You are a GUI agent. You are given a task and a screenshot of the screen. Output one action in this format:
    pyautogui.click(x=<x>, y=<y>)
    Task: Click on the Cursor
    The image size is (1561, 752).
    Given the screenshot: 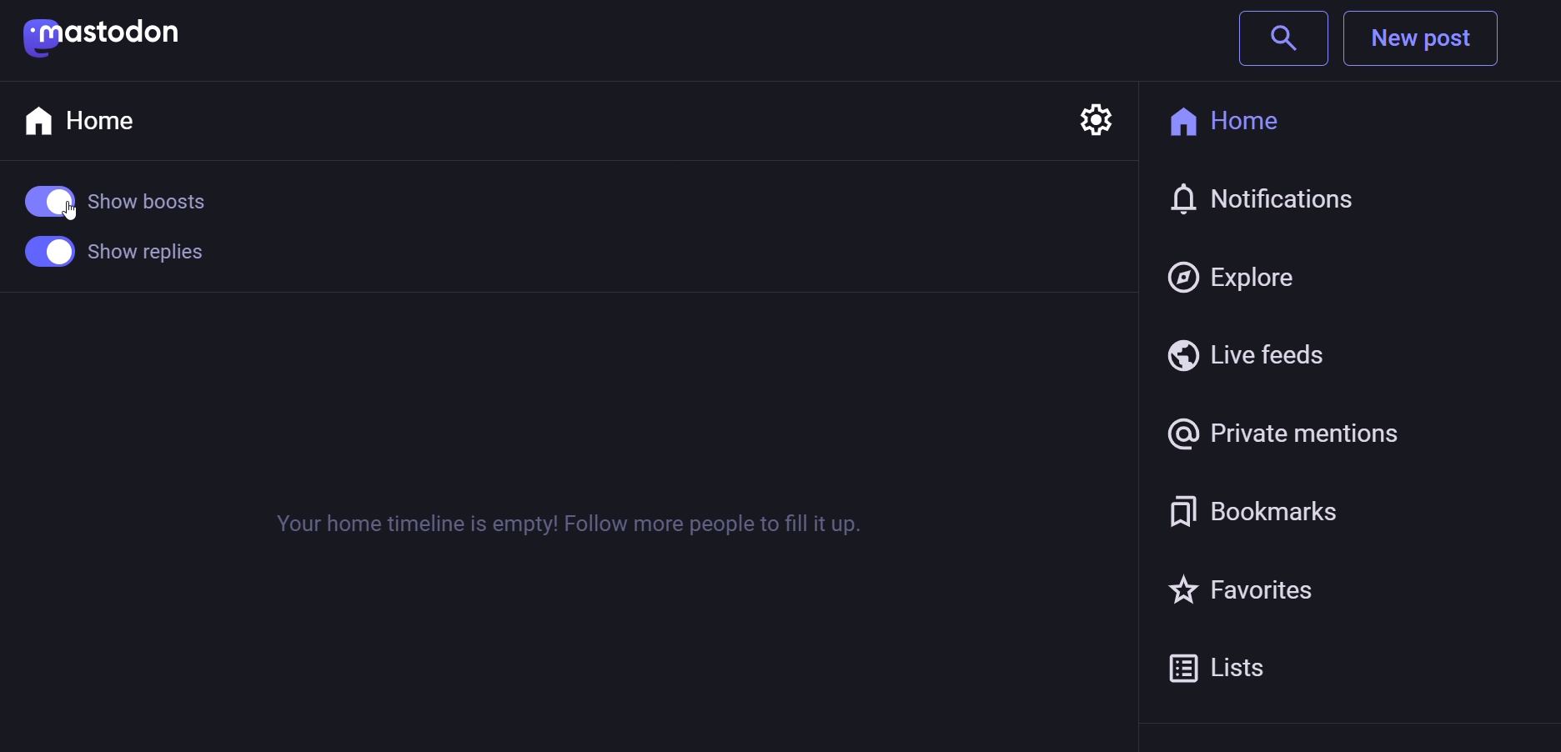 What is the action you would take?
    pyautogui.click(x=68, y=215)
    